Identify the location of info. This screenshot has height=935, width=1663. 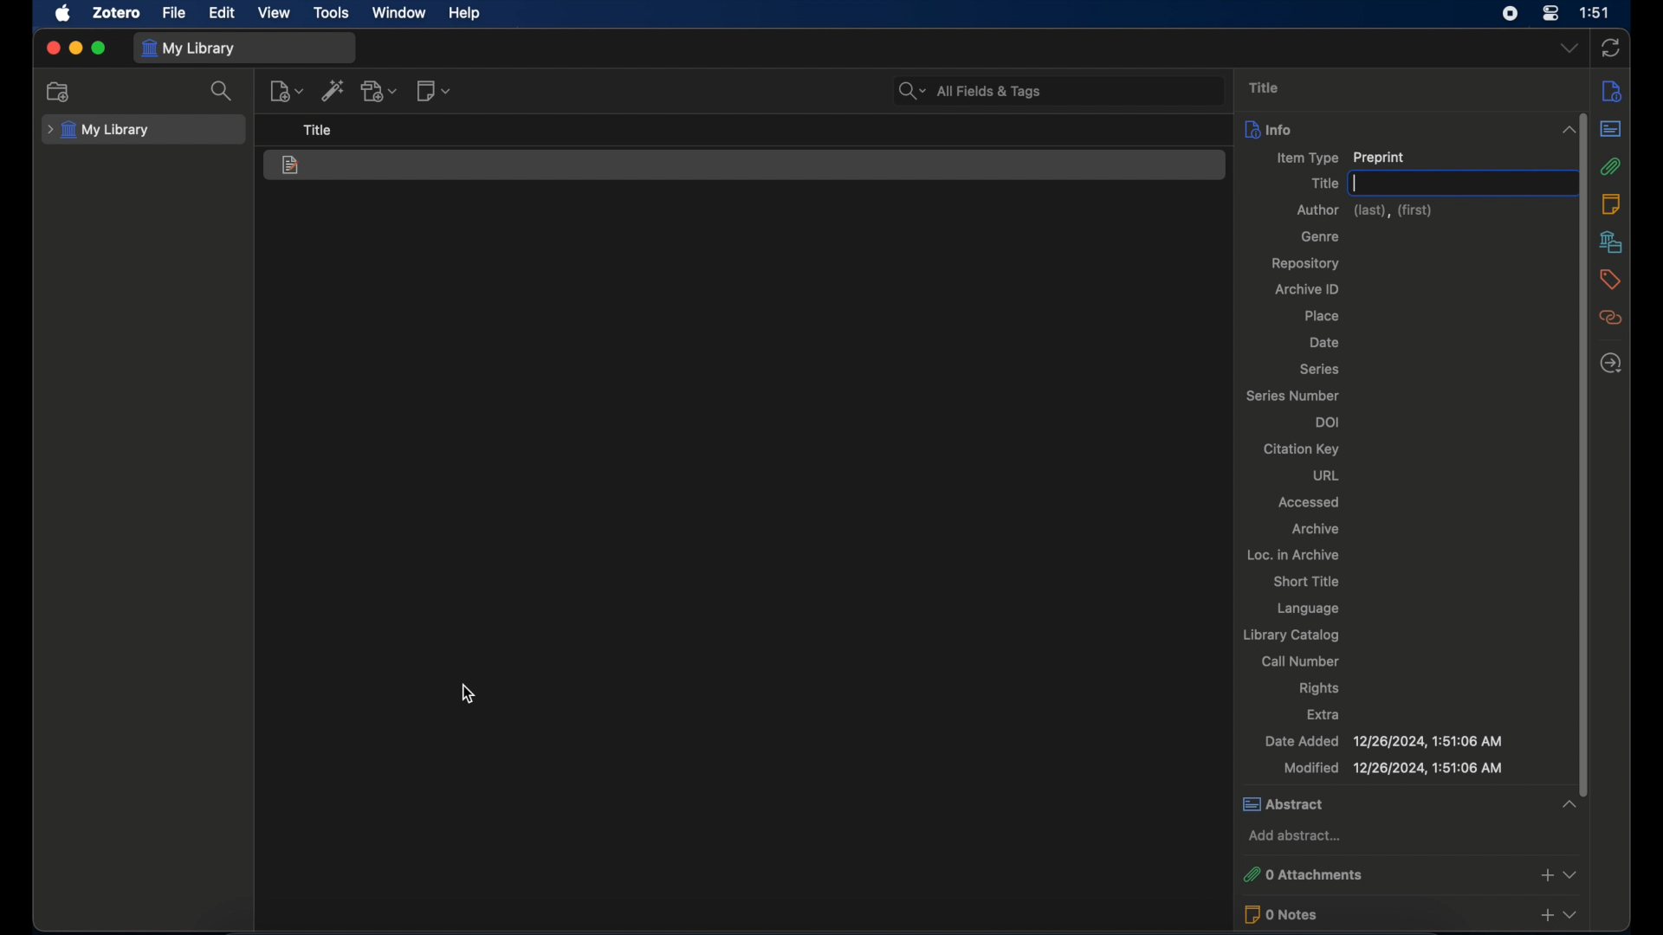
(1612, 93).